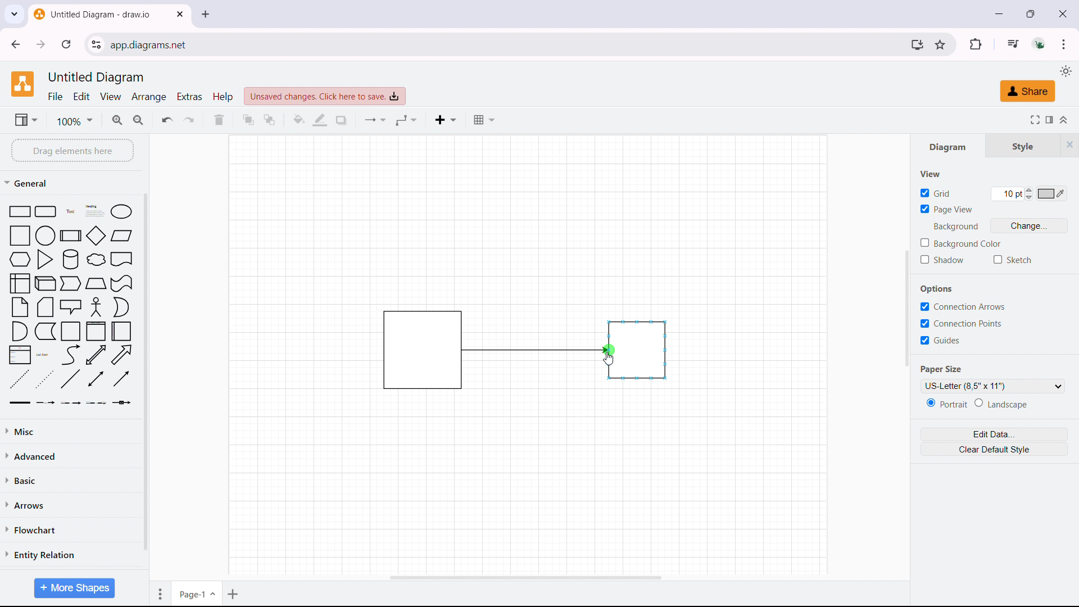  I want to click on click to go forward, hold to see history, so click(41, 44).